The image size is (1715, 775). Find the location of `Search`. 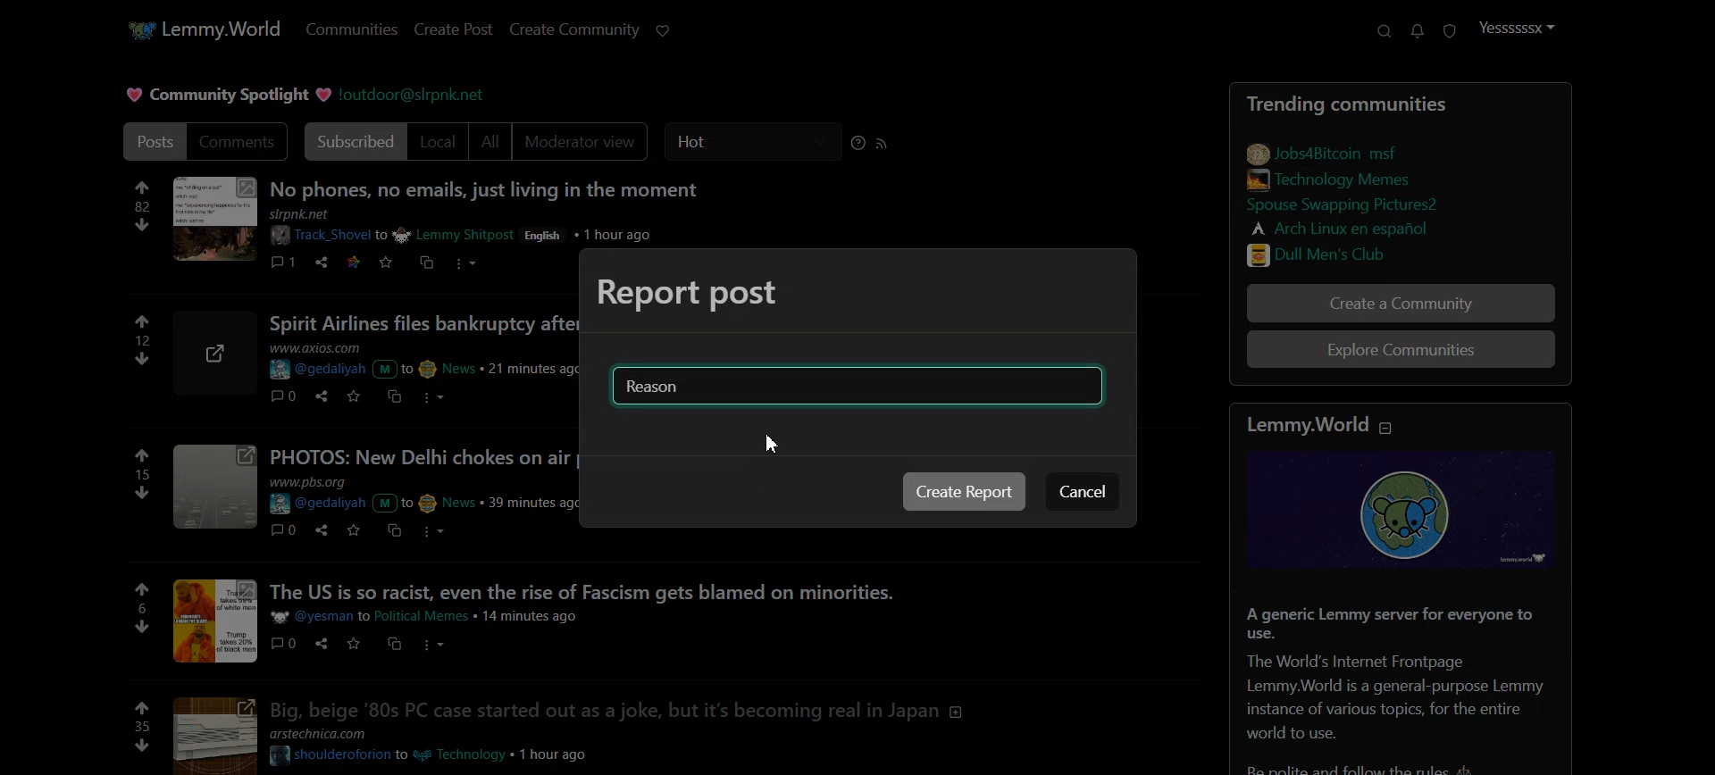

Search is located at coordinates (1384, 31).